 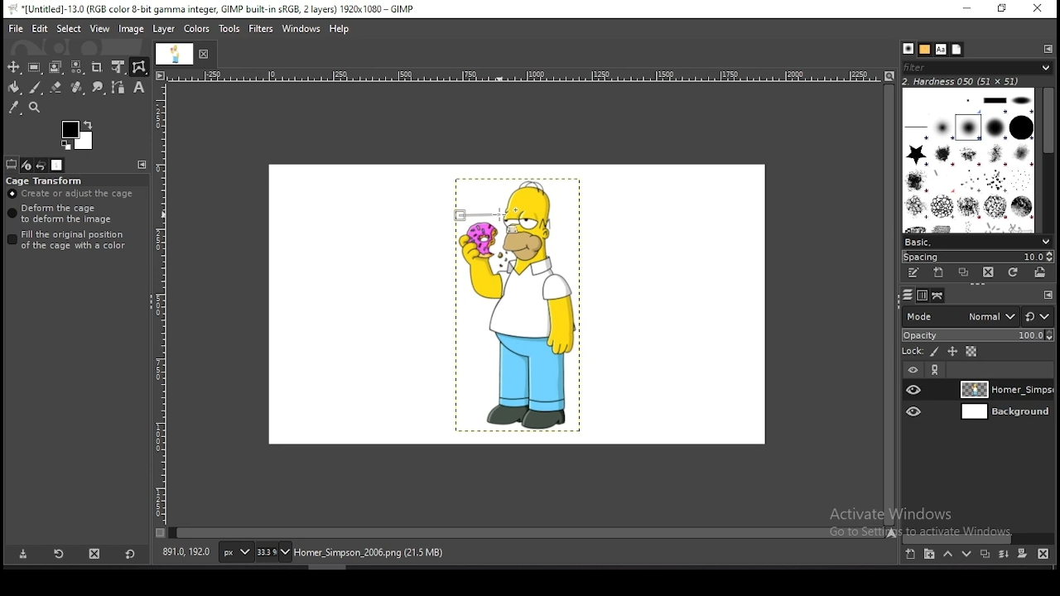 I want to click on active cage transform, so click(x=476, y=214).